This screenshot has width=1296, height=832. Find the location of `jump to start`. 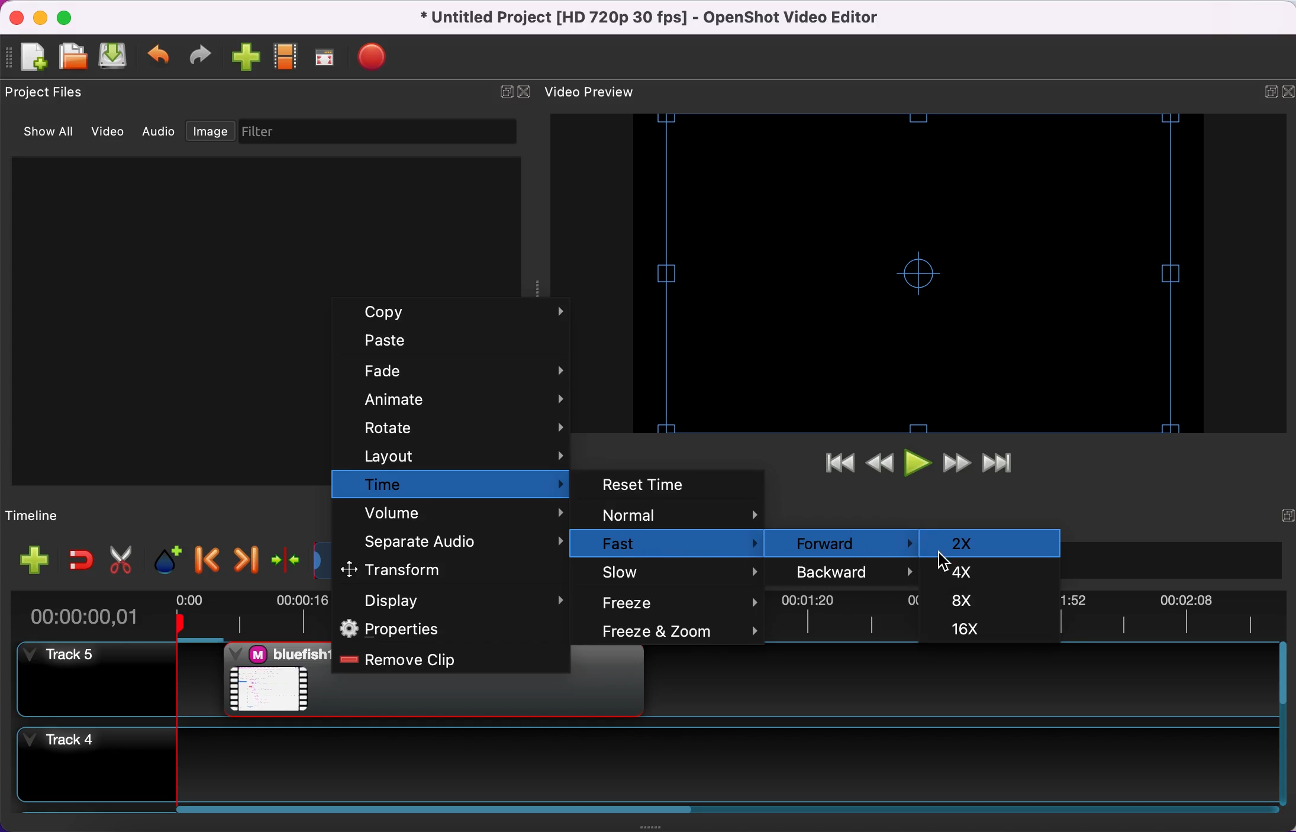

jump to start is located at coordinates (836, 465).